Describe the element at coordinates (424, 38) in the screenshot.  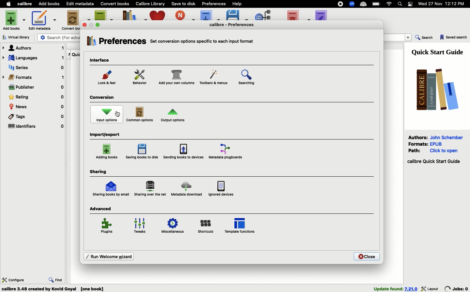
I see `Search` at that location.